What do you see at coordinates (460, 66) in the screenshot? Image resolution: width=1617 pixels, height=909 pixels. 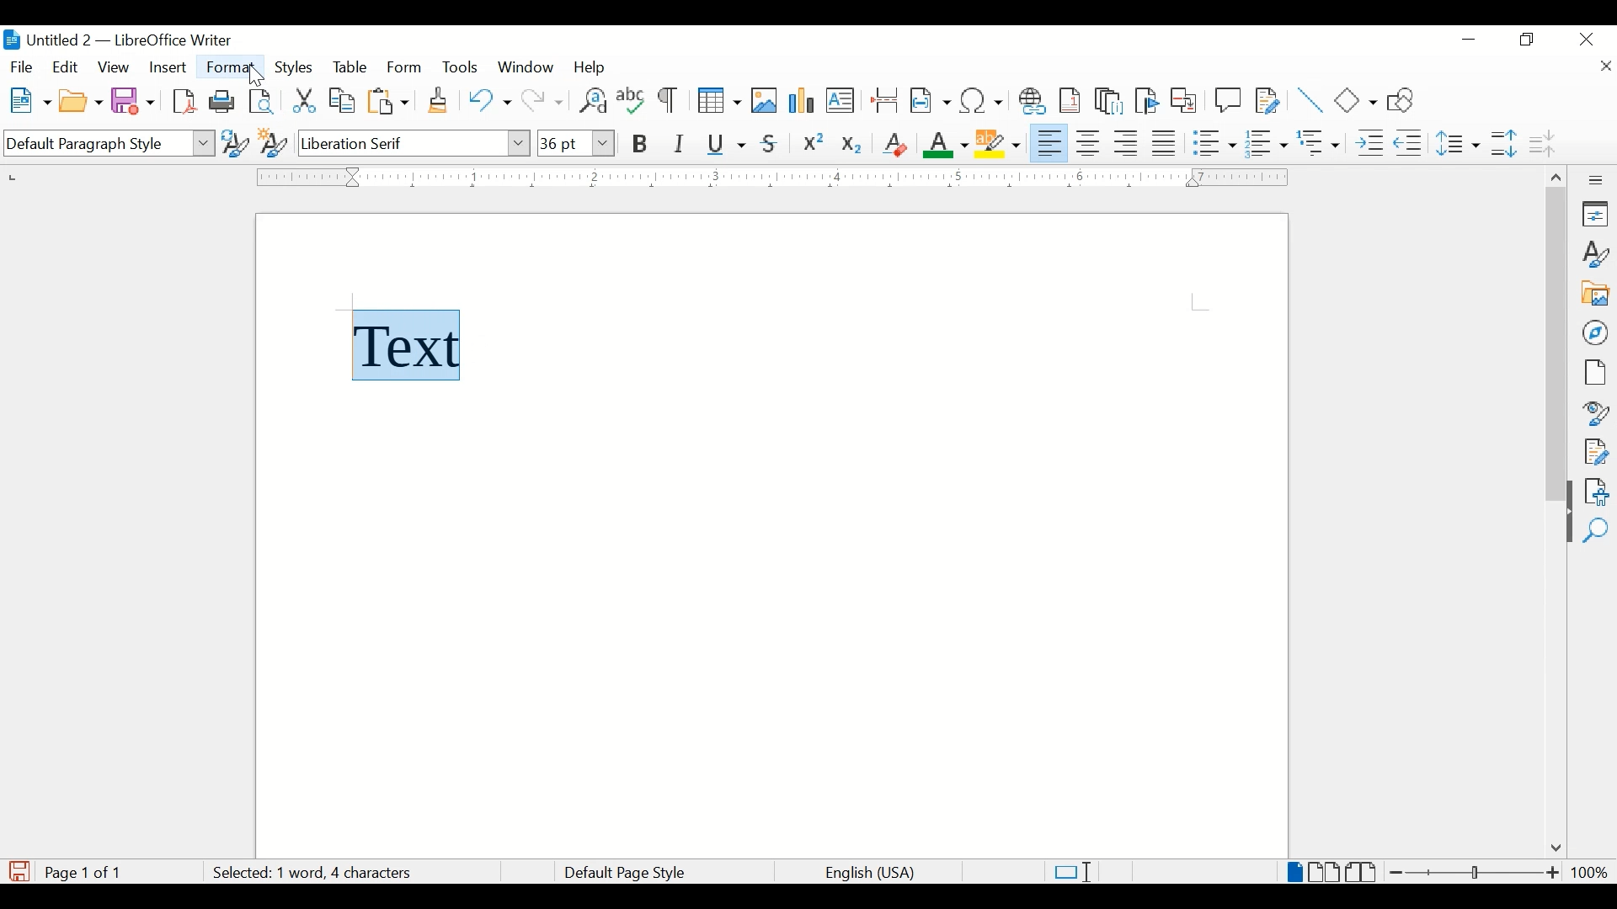 I see `tools` at bounding box center [460, 66].